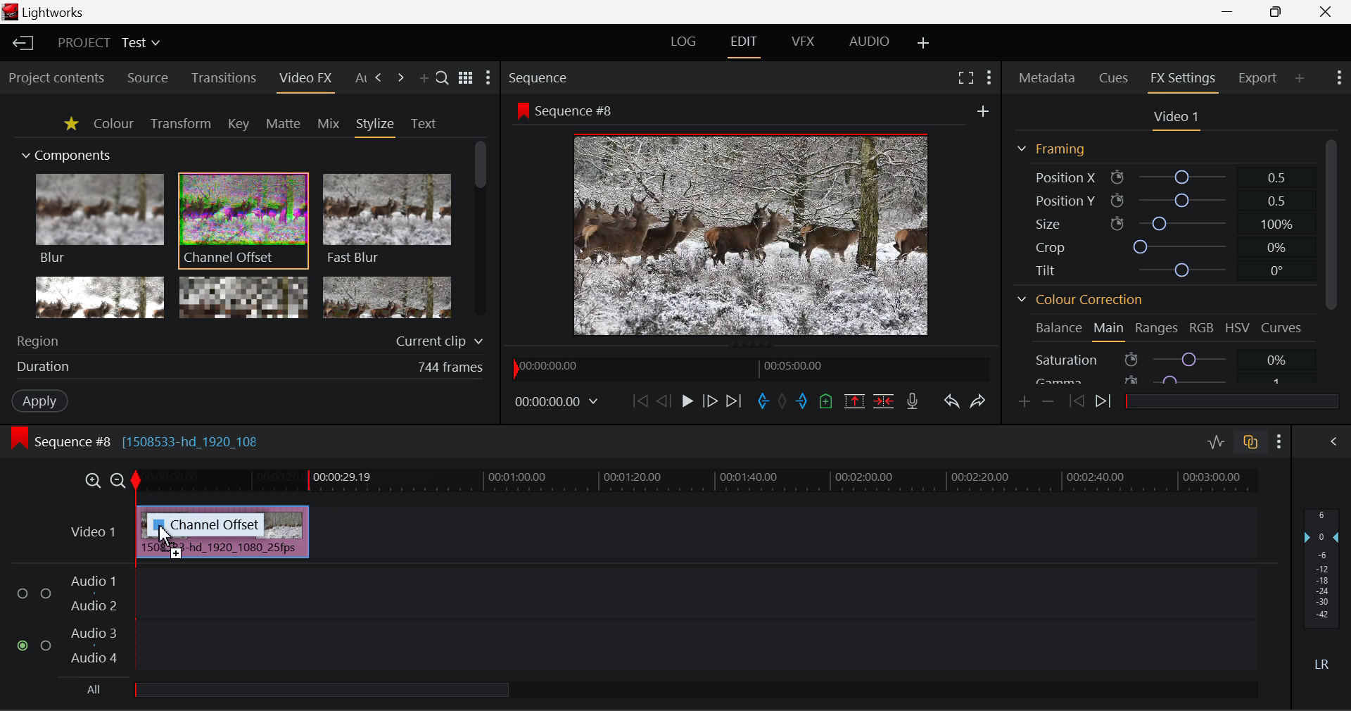 This screenshot has height=711, width=1351. I want to click on Source, so click(149, 77).